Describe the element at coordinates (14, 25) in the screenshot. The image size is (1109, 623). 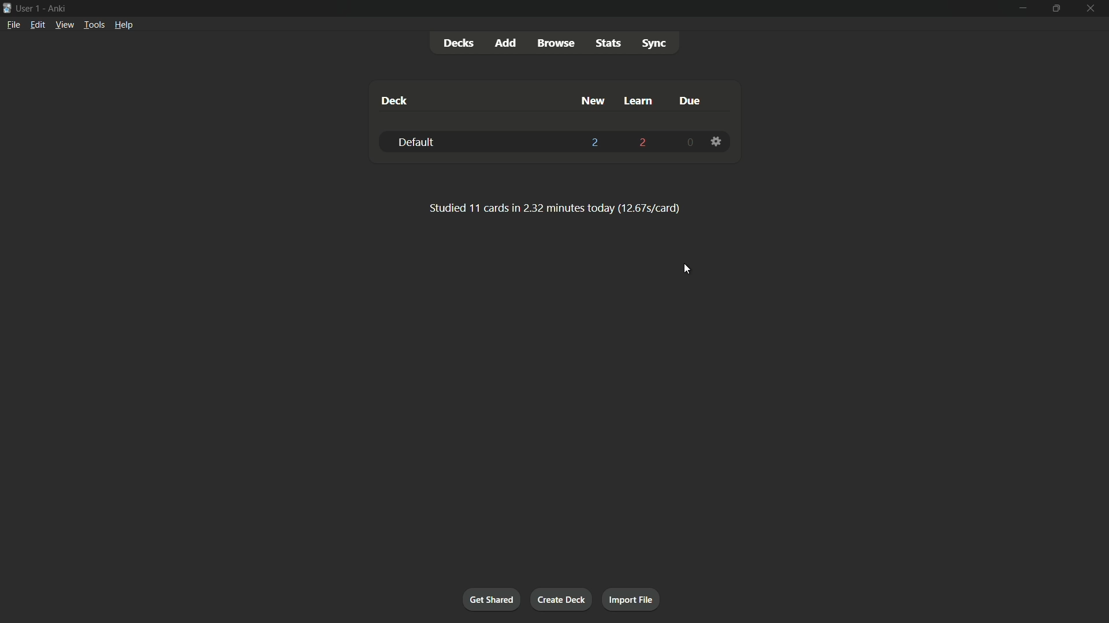
I see `file menu` at that location.